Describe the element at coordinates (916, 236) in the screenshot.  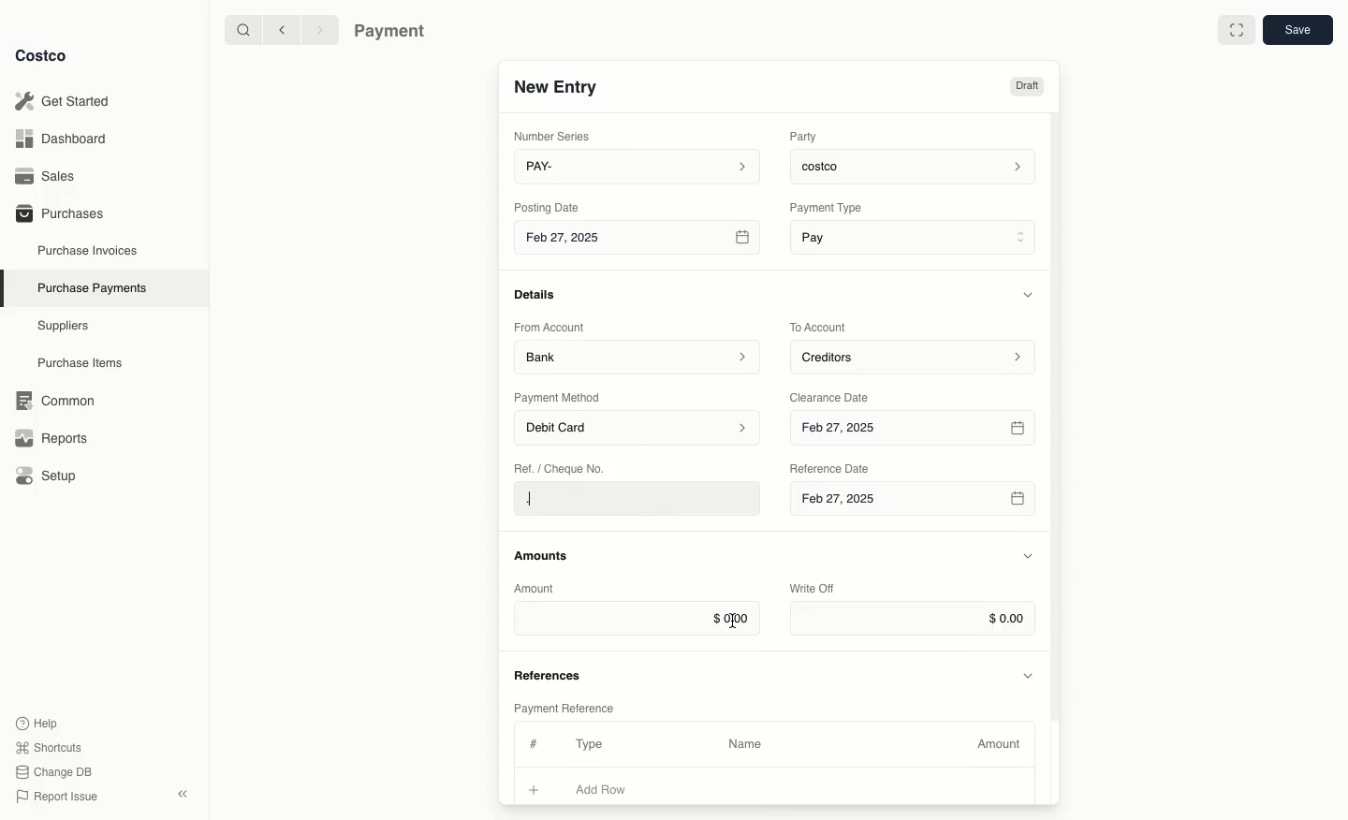
I see `Pay` at that location.